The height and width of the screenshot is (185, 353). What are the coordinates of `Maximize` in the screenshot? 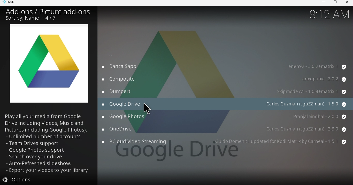 It's located at (334, 3).